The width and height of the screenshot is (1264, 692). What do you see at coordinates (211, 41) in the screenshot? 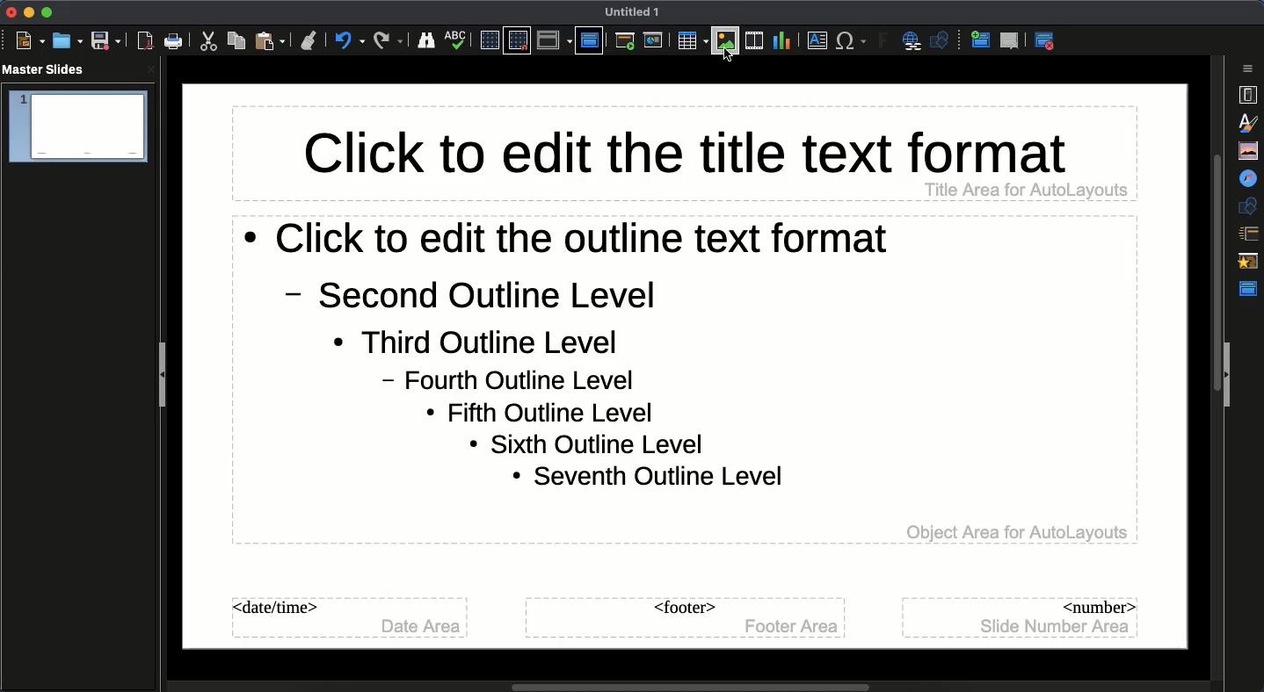
I see `Cut` at bounding box center [211, 41].